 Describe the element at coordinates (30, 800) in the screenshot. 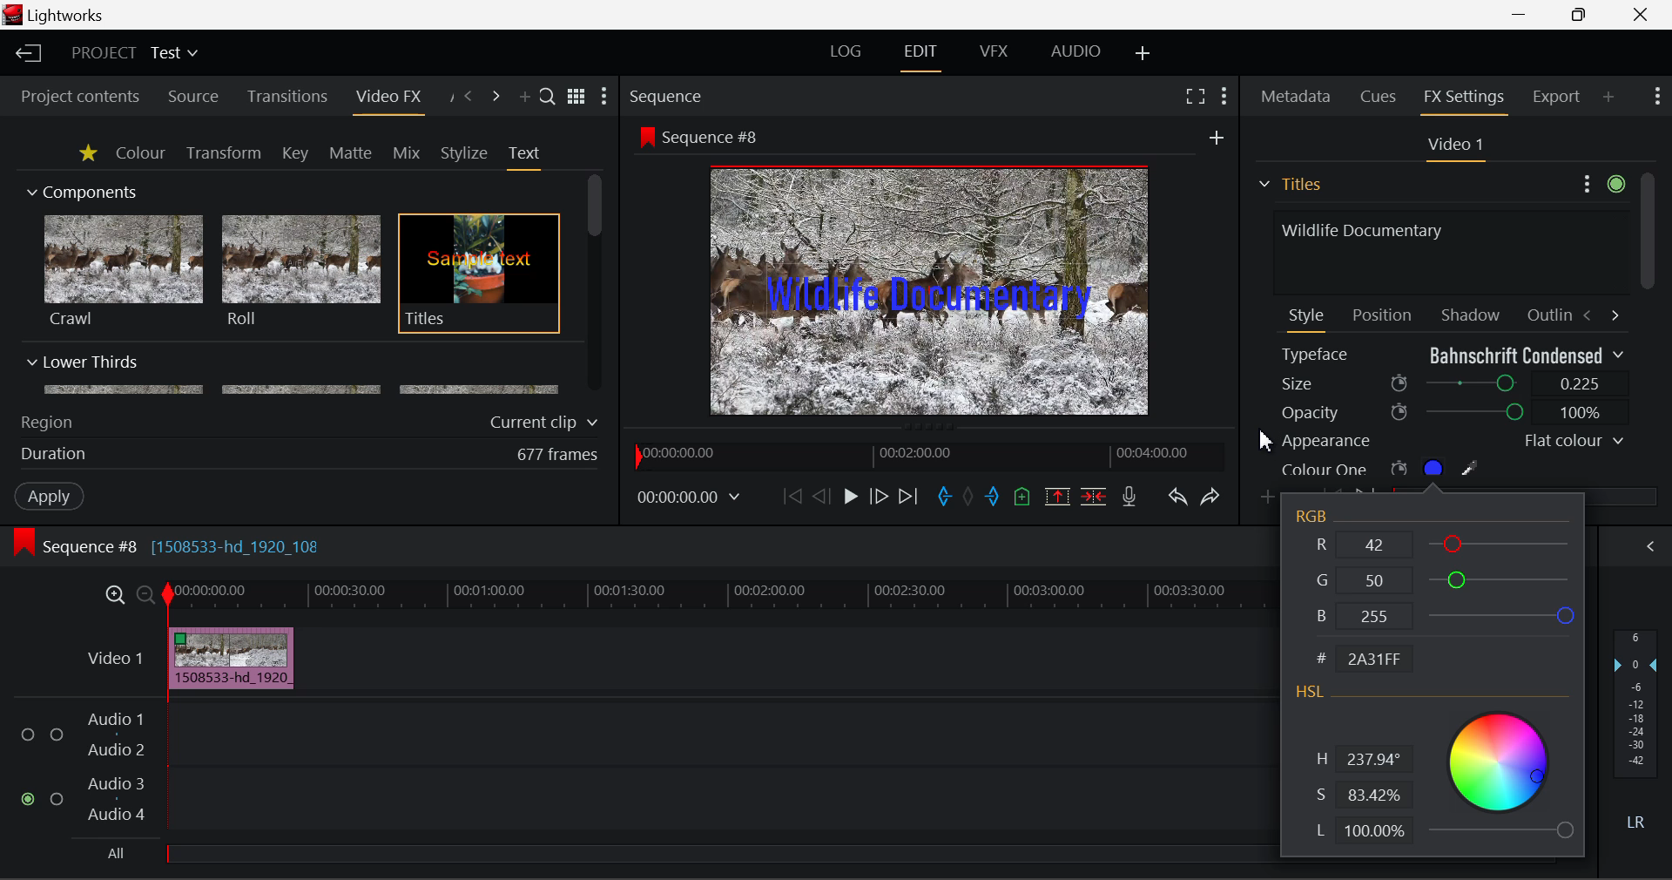

I see `checked checkbox` at that location.